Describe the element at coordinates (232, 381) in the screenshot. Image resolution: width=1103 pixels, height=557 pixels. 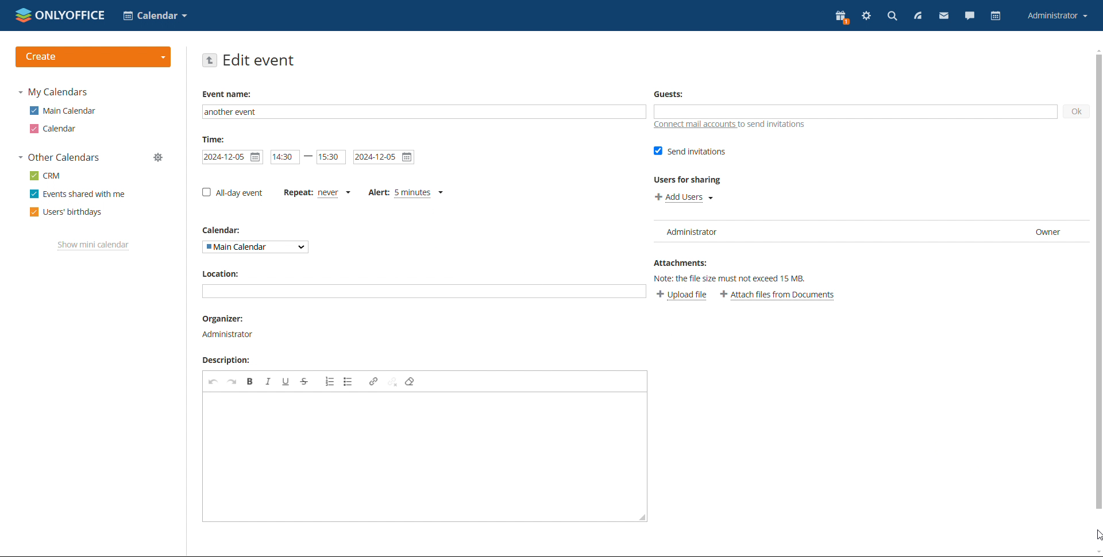
I see `redo` at that location.